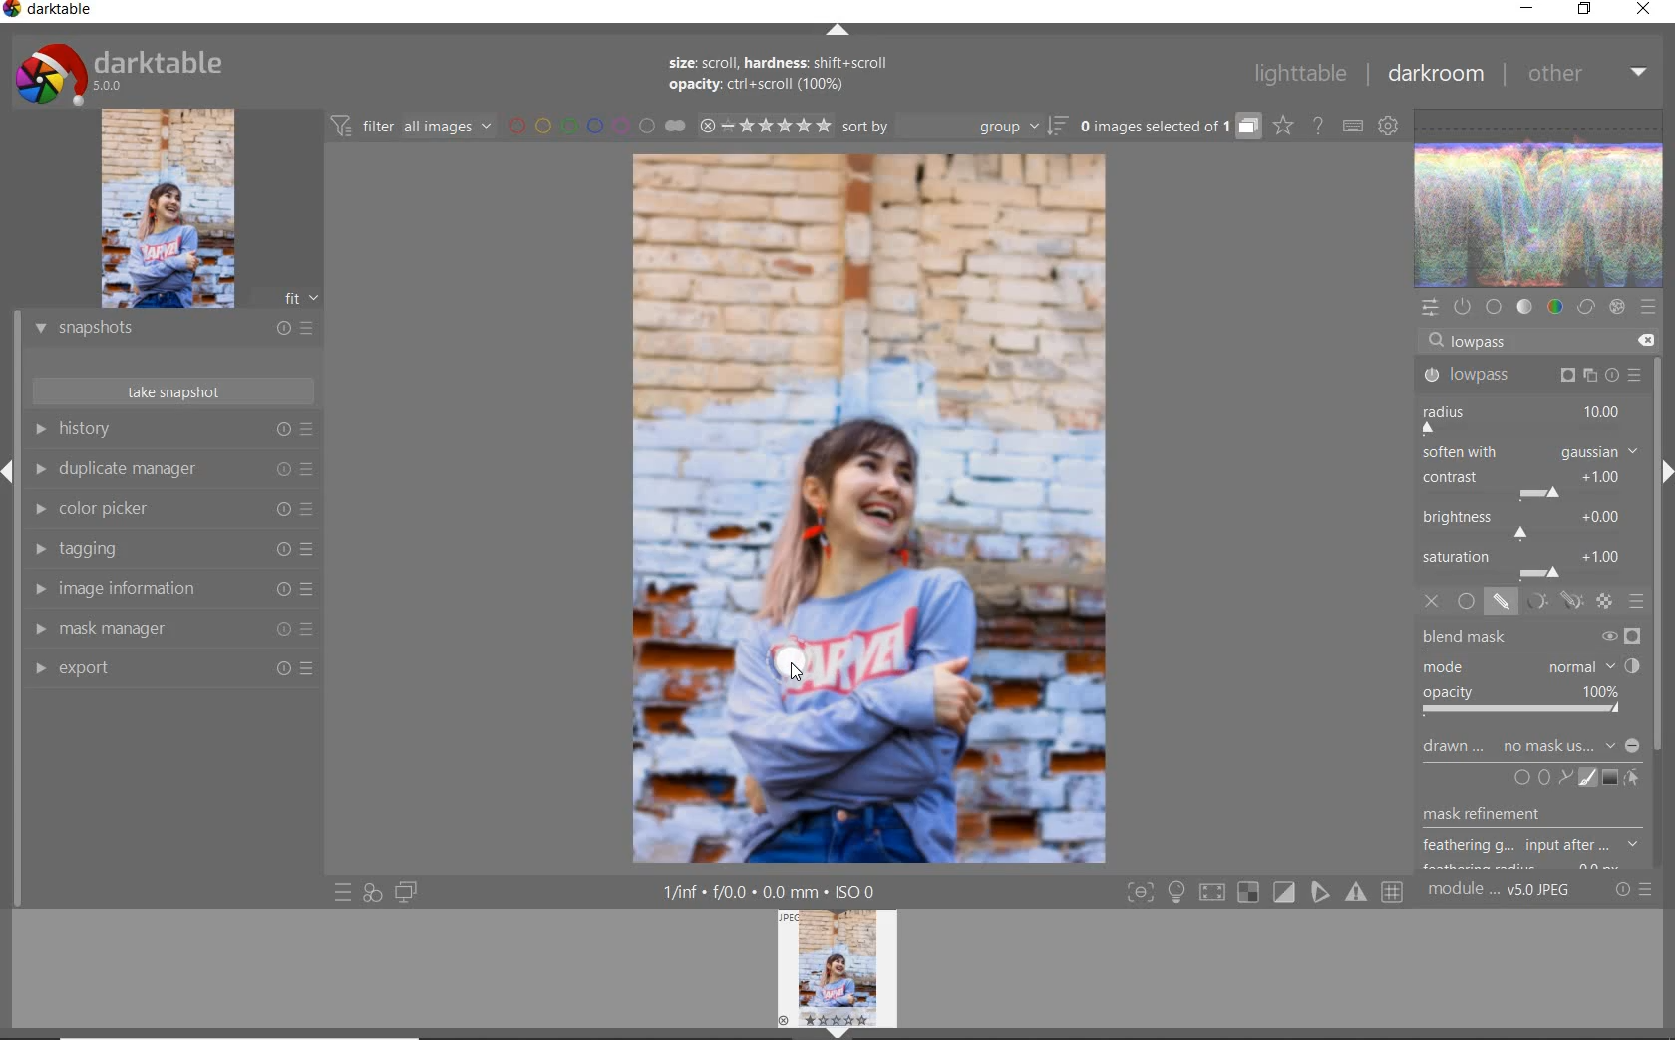 The height and width of the screenshot is (1040, 1675). I want to click on mask options, so click(1550, 602).